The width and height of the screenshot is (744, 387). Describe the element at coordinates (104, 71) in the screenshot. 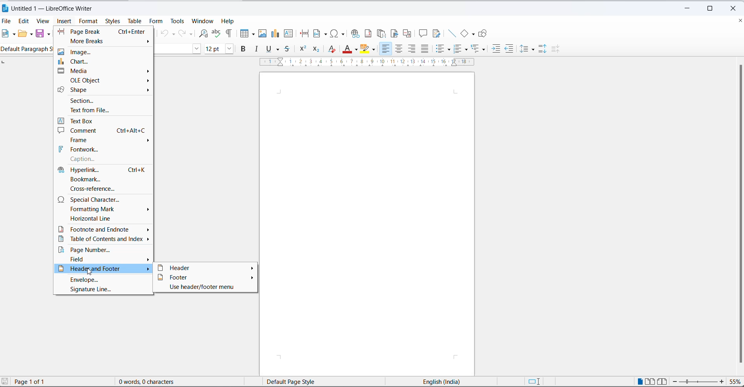

I see `media` at that location.